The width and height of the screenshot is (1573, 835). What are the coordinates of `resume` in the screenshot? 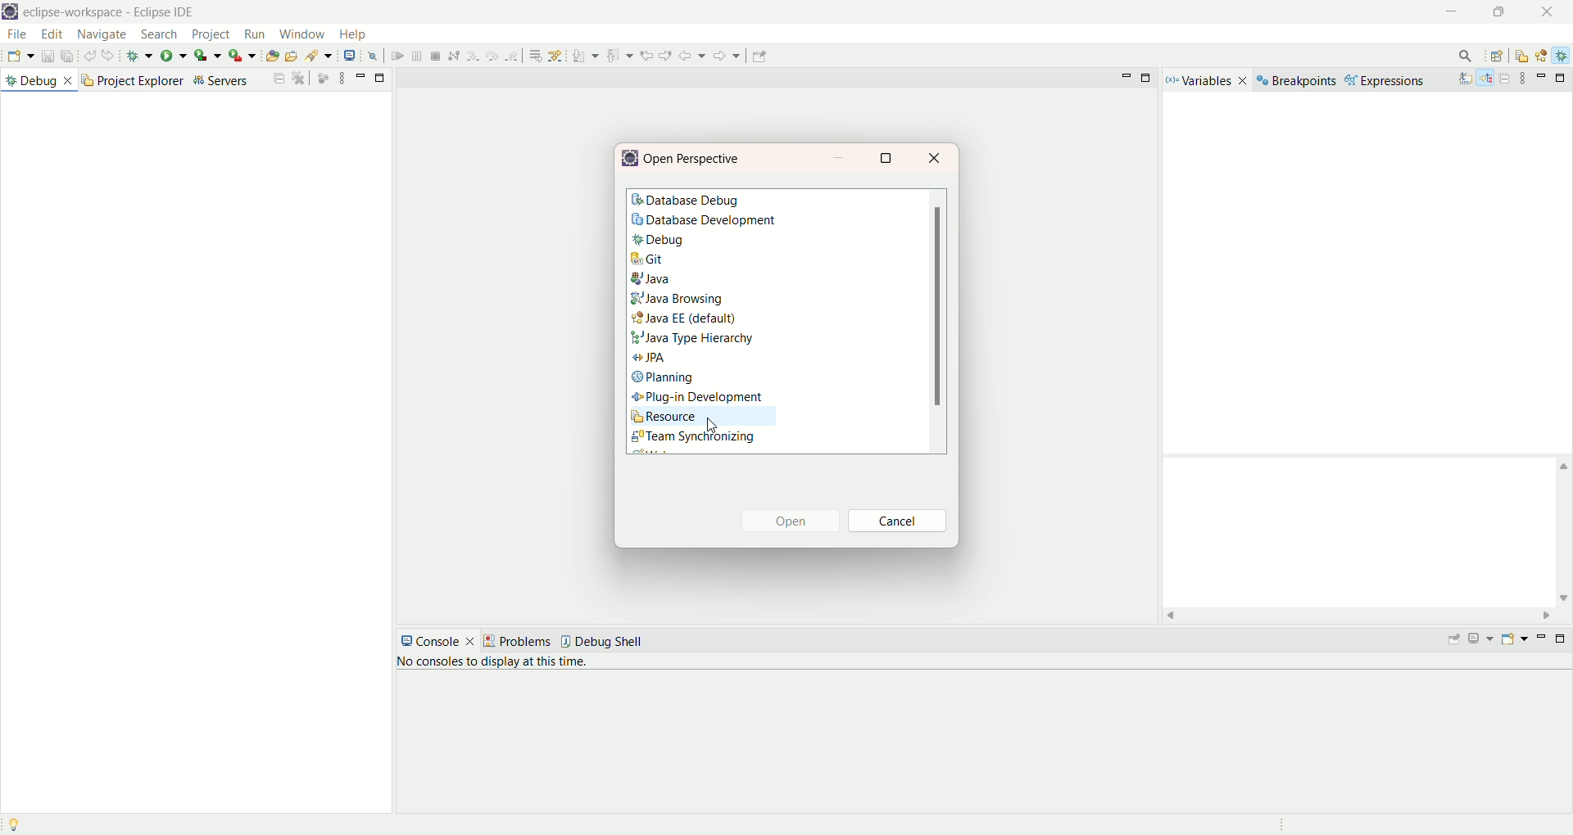 It's located at (515, 56).